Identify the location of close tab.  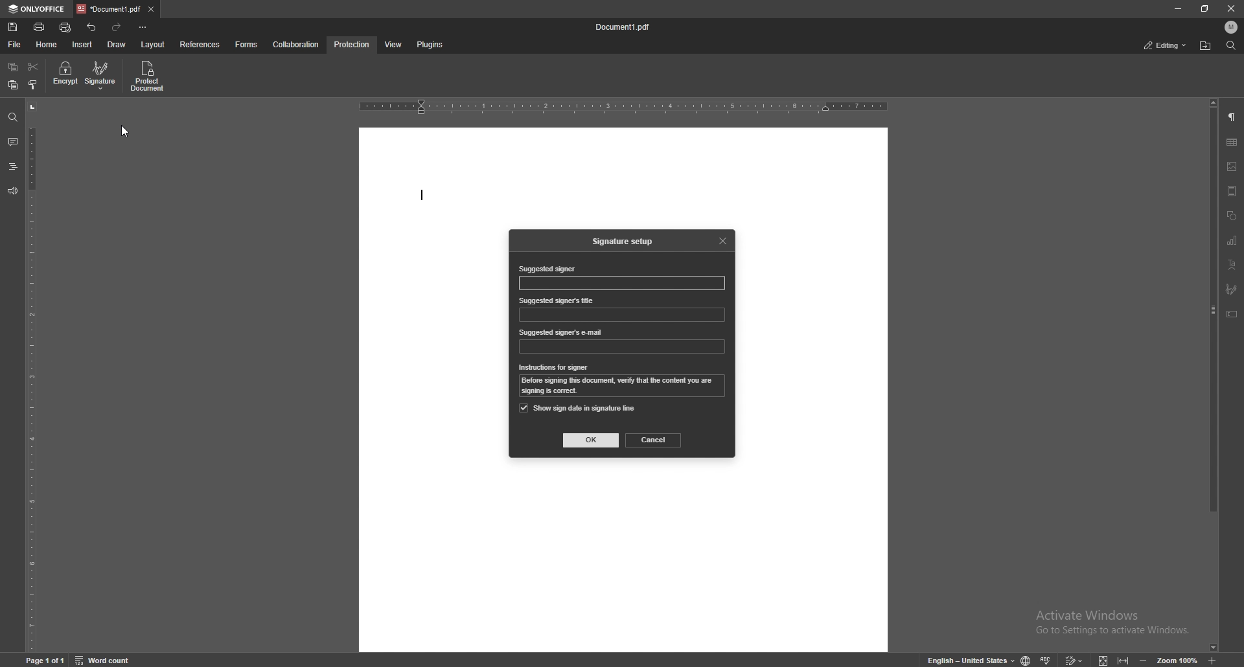
(152, 8).